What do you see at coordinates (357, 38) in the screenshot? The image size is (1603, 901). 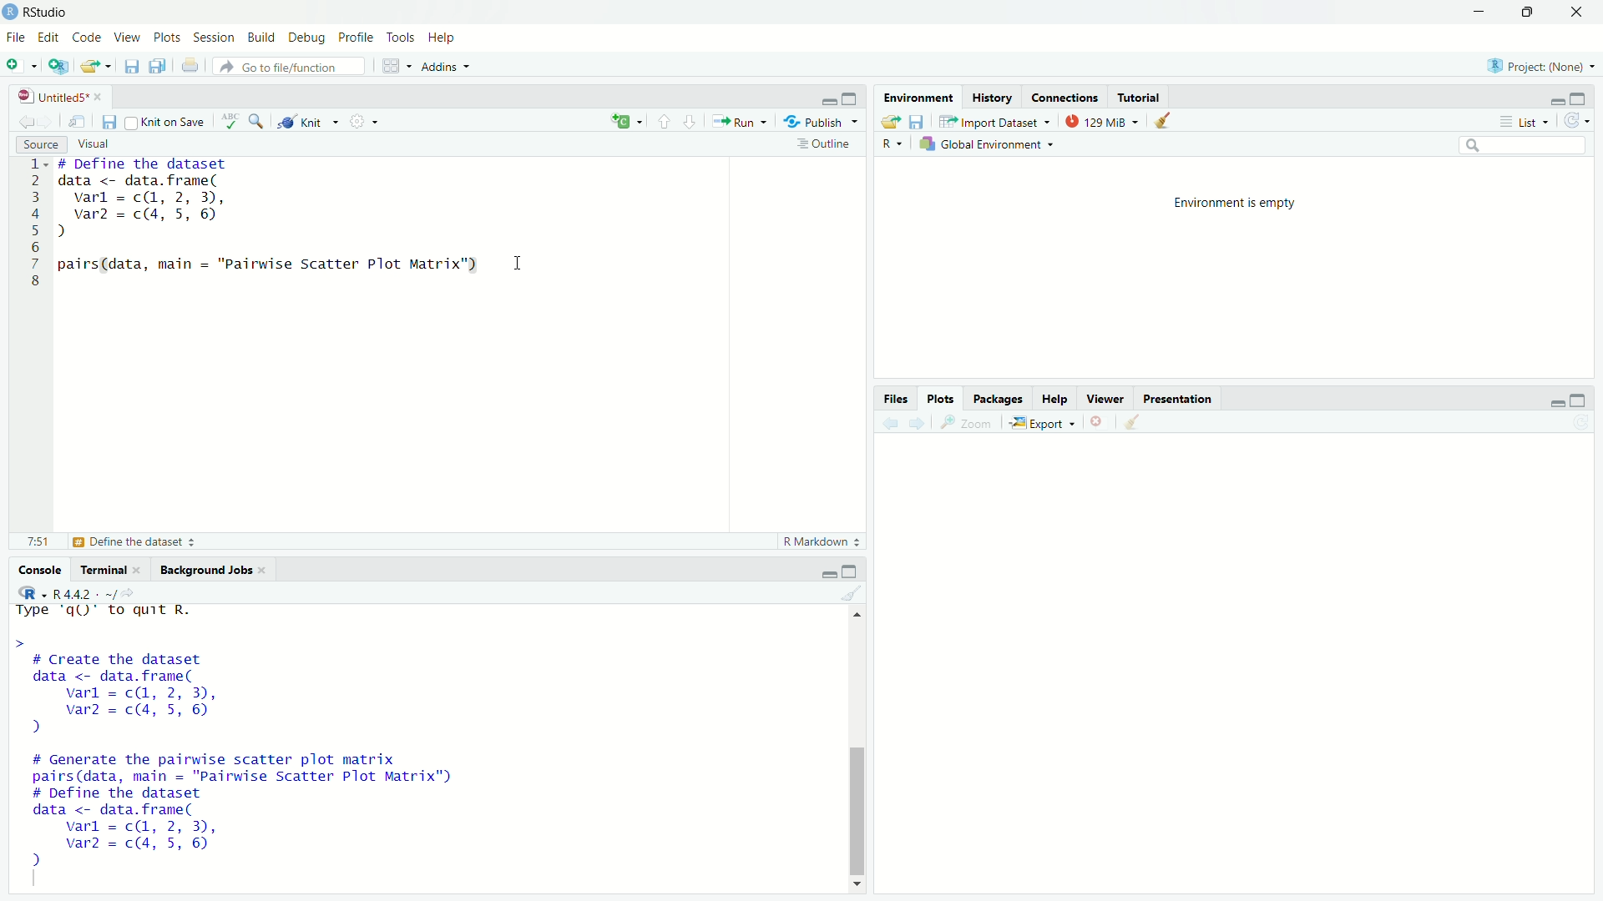 I see `Profile` at bounding box center [357, 38].